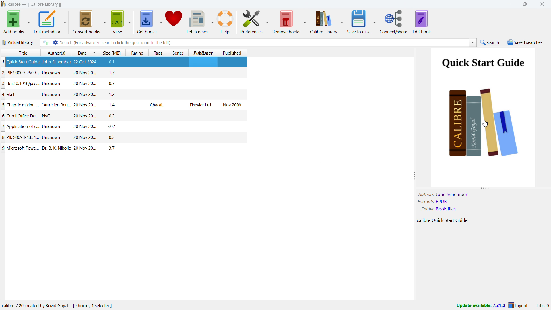 The width and height of the screenshot is (551, 310). Describe the element at coordinates (147, 22) in the screenshot. I see `get books` at that location.